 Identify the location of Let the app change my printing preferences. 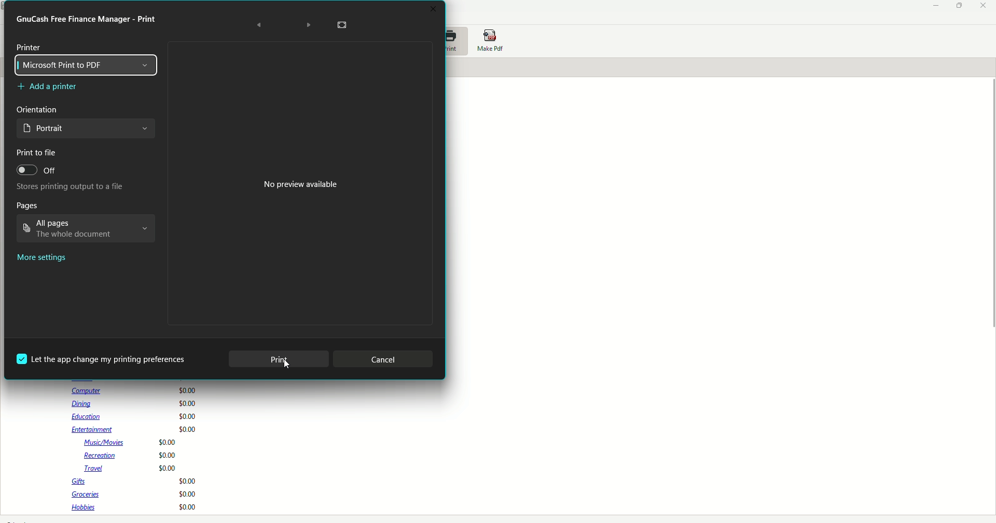
(103, 358).